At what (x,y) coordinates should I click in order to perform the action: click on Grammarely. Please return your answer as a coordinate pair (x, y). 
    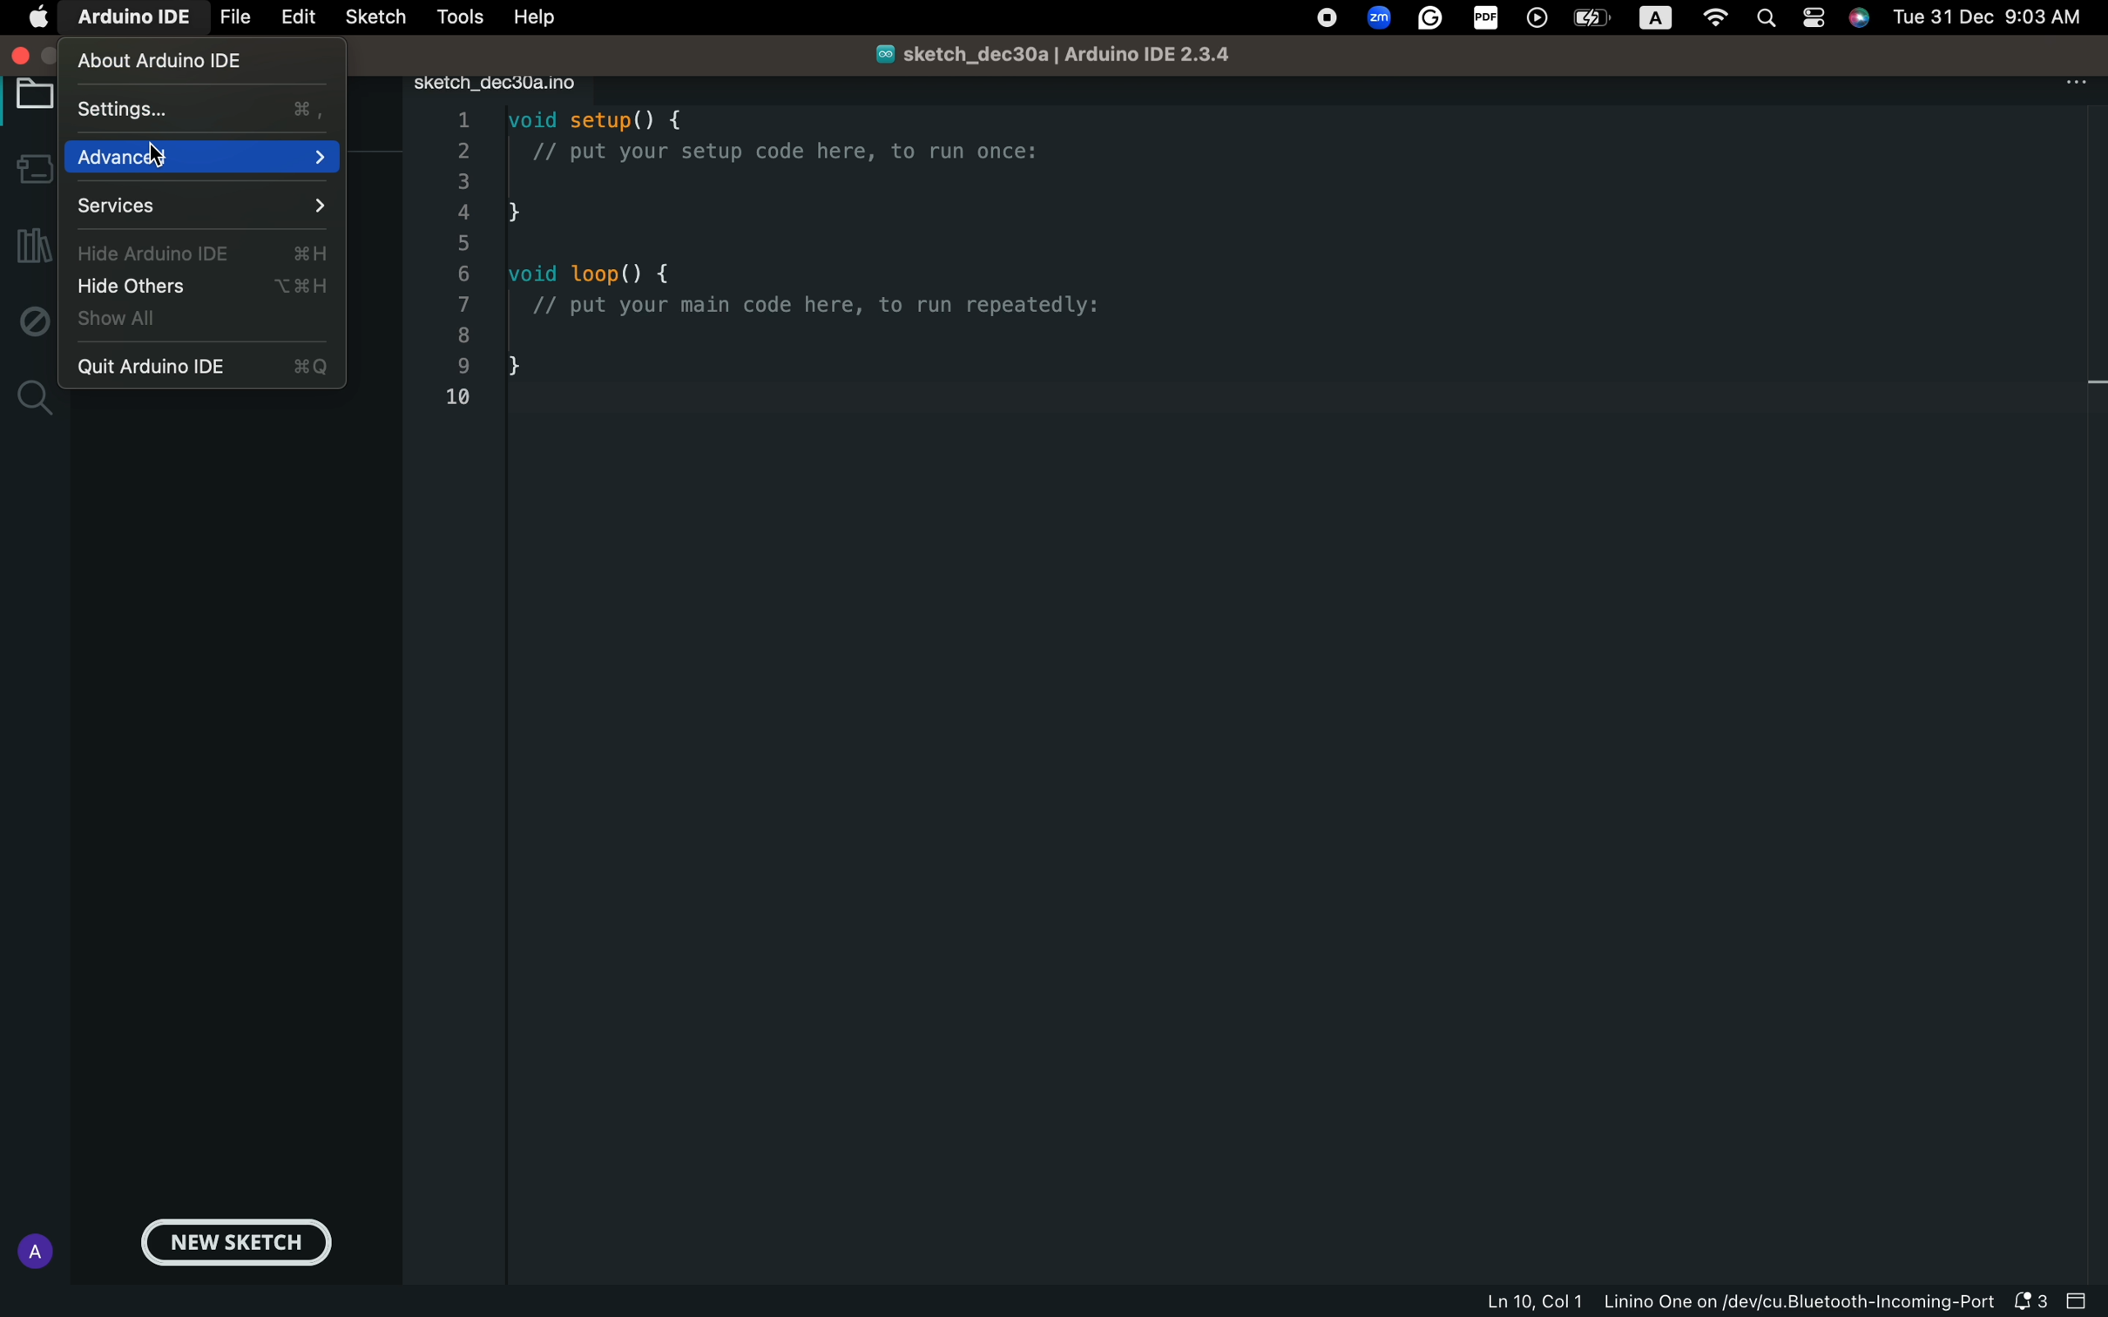
    Looking at the image, I should click on (1431, 21).